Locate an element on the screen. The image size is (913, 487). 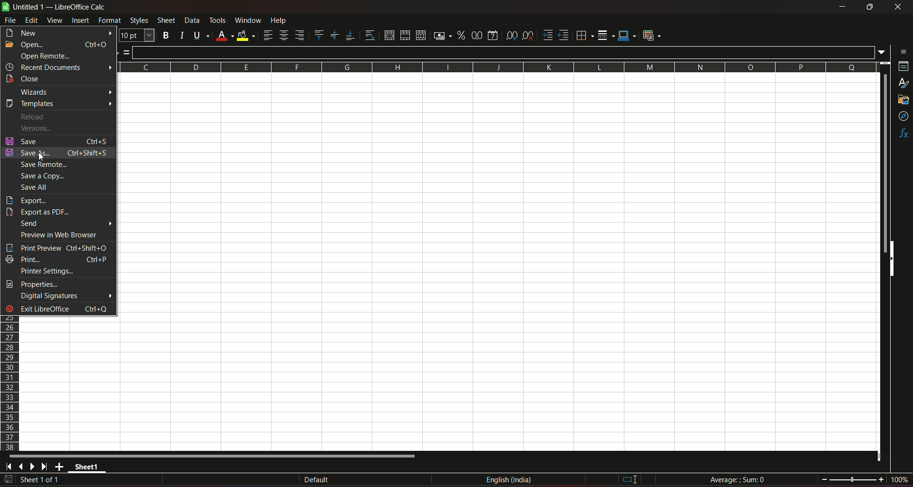
gallery is located at coordinates (904, 102).